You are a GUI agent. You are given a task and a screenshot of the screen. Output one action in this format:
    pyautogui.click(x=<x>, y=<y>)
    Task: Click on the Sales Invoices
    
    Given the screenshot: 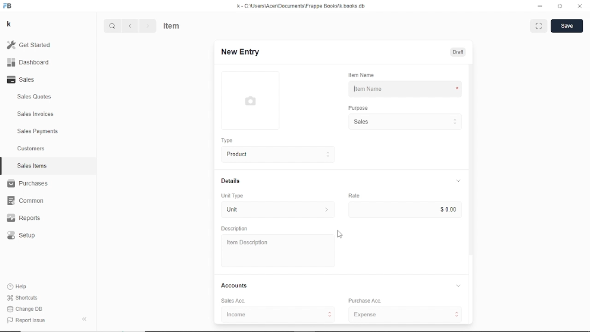 What is the action you would take?
    pyautogui.click(x=35, y=114)
    